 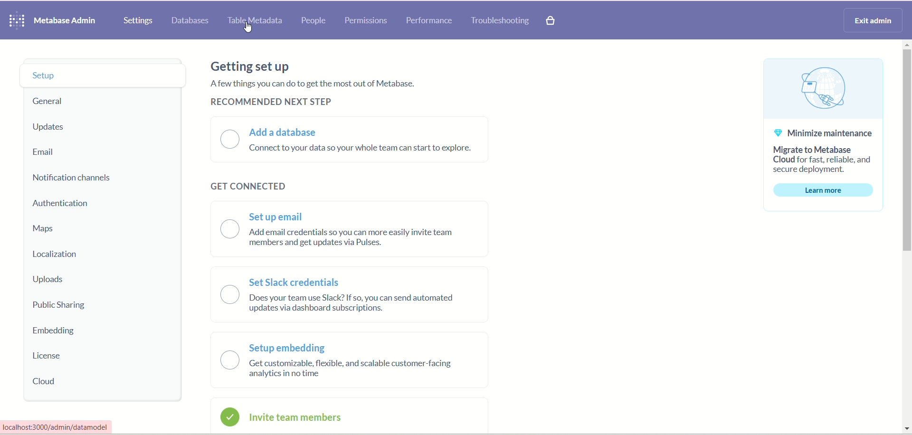 I want to click on authentication, so click(x=66, y=206).